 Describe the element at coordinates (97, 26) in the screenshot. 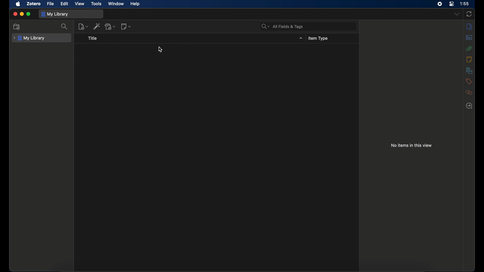

I see `add item by identifier` at that location.